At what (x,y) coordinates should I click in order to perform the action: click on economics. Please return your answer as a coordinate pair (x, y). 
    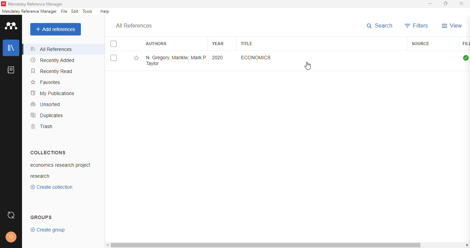
    Looking at the image, I should click on (256, 57).